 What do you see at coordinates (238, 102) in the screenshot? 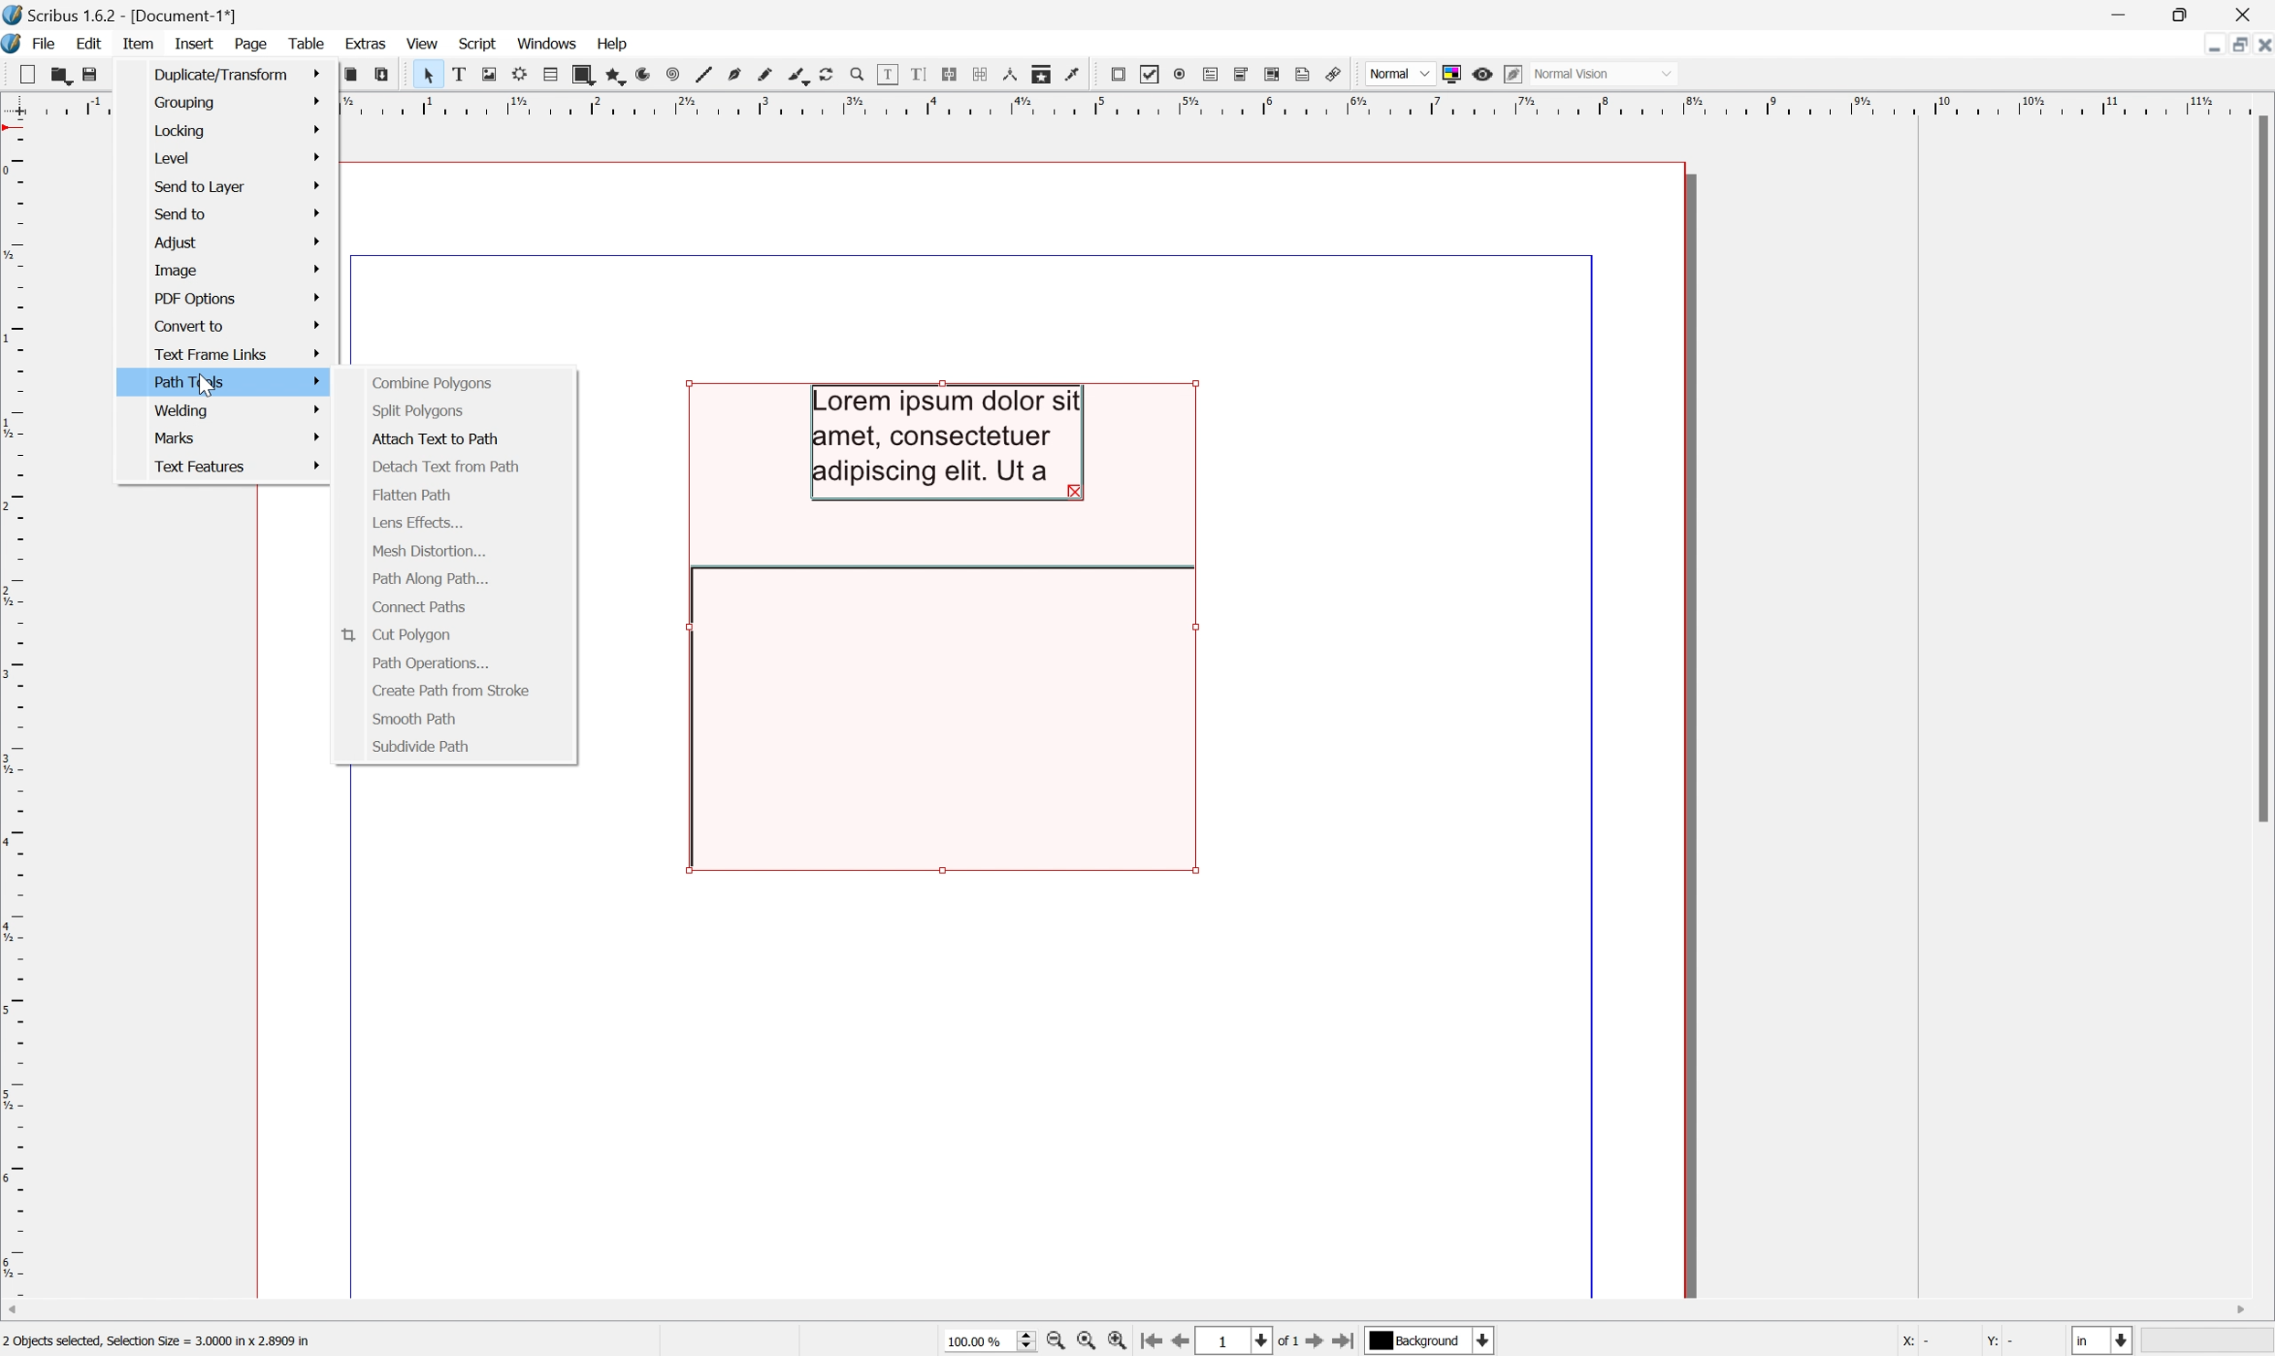
I see `Grouping` at bounding box center [238, 102].